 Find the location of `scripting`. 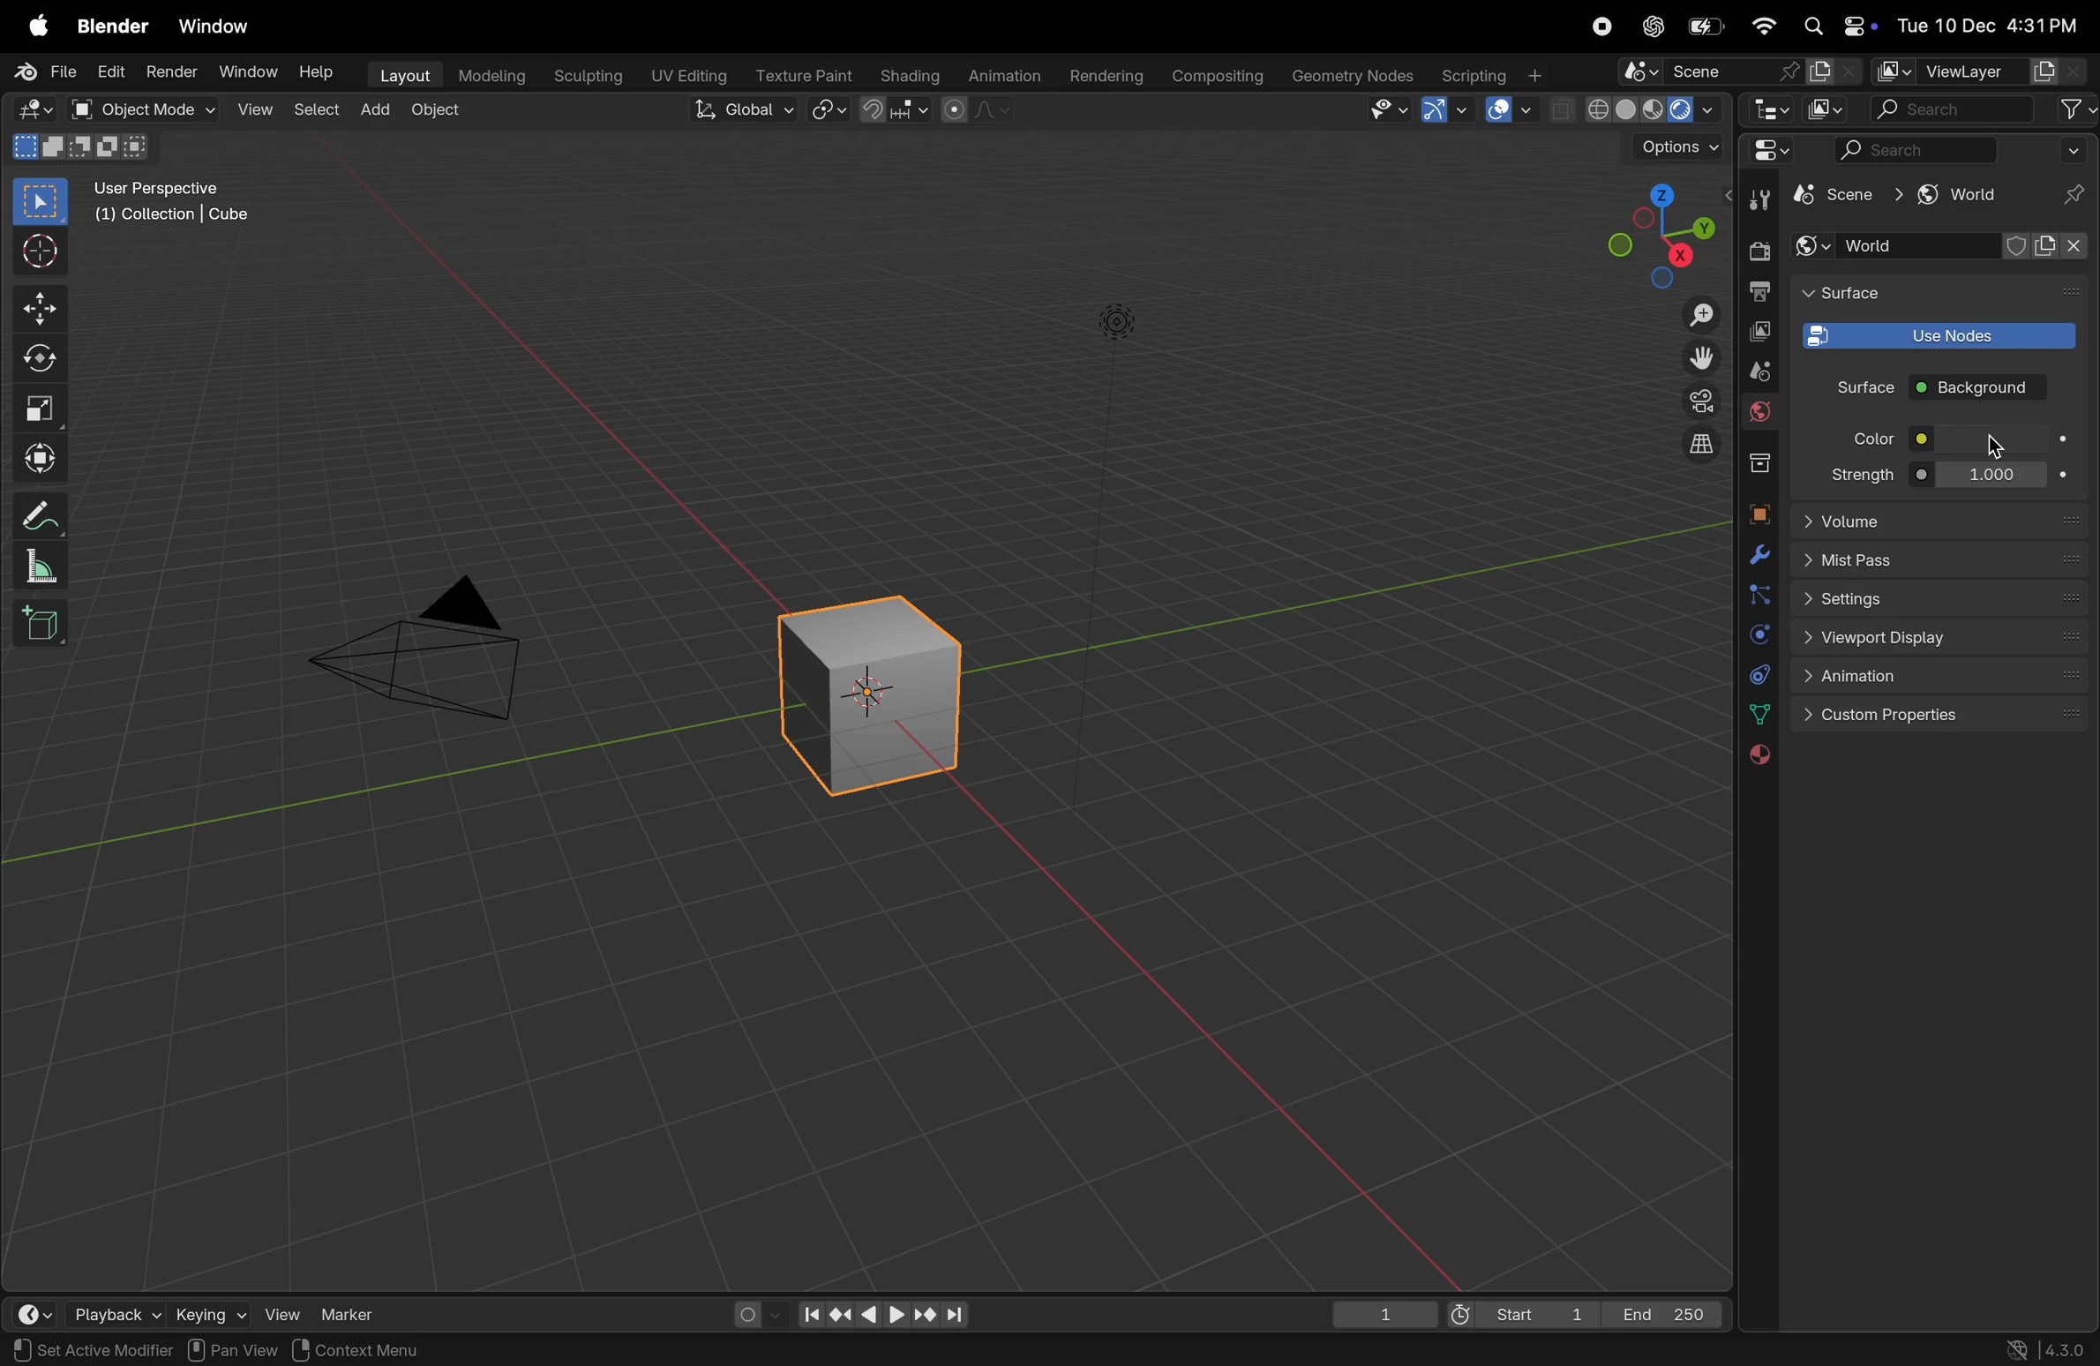

scripting is located at coordinates (1496, 74).